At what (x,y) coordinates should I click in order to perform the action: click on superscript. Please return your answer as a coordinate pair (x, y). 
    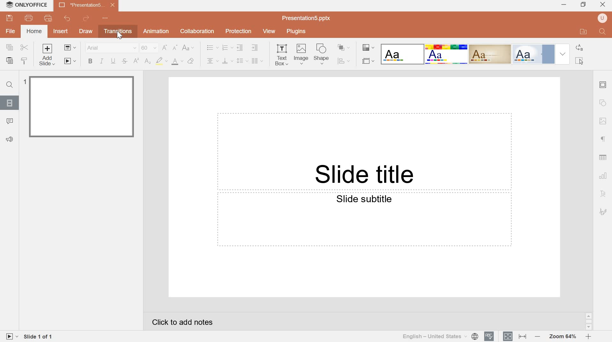
    Looking at the image, I should click on (137, 61).